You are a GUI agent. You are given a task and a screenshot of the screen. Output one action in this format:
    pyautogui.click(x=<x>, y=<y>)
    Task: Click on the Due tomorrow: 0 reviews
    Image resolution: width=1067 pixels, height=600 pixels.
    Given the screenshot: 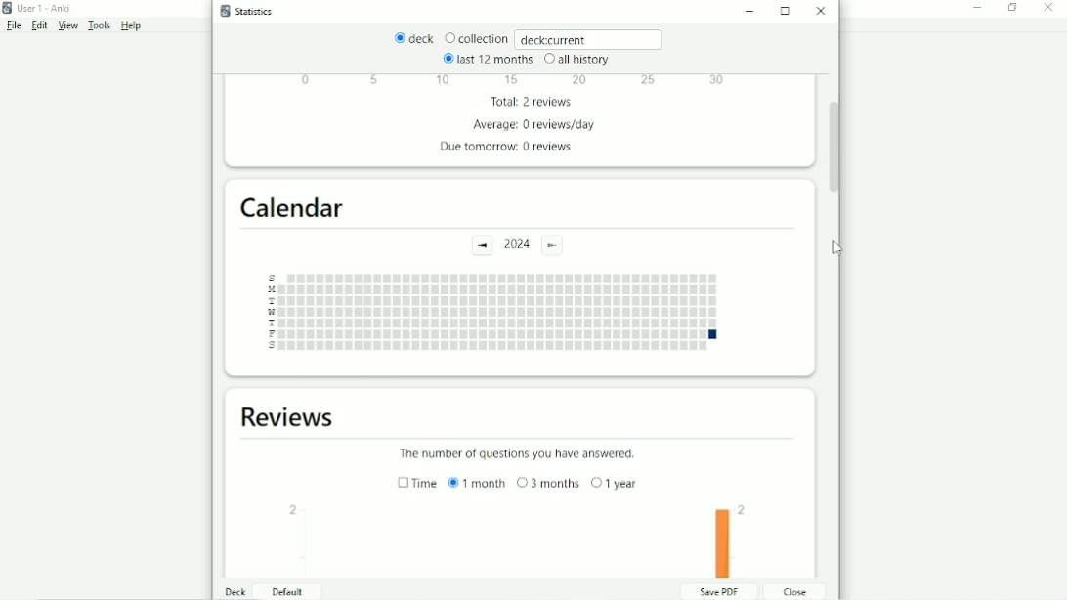 What is the action you would take?
    pyautogui.click(x=518, y=147)
    